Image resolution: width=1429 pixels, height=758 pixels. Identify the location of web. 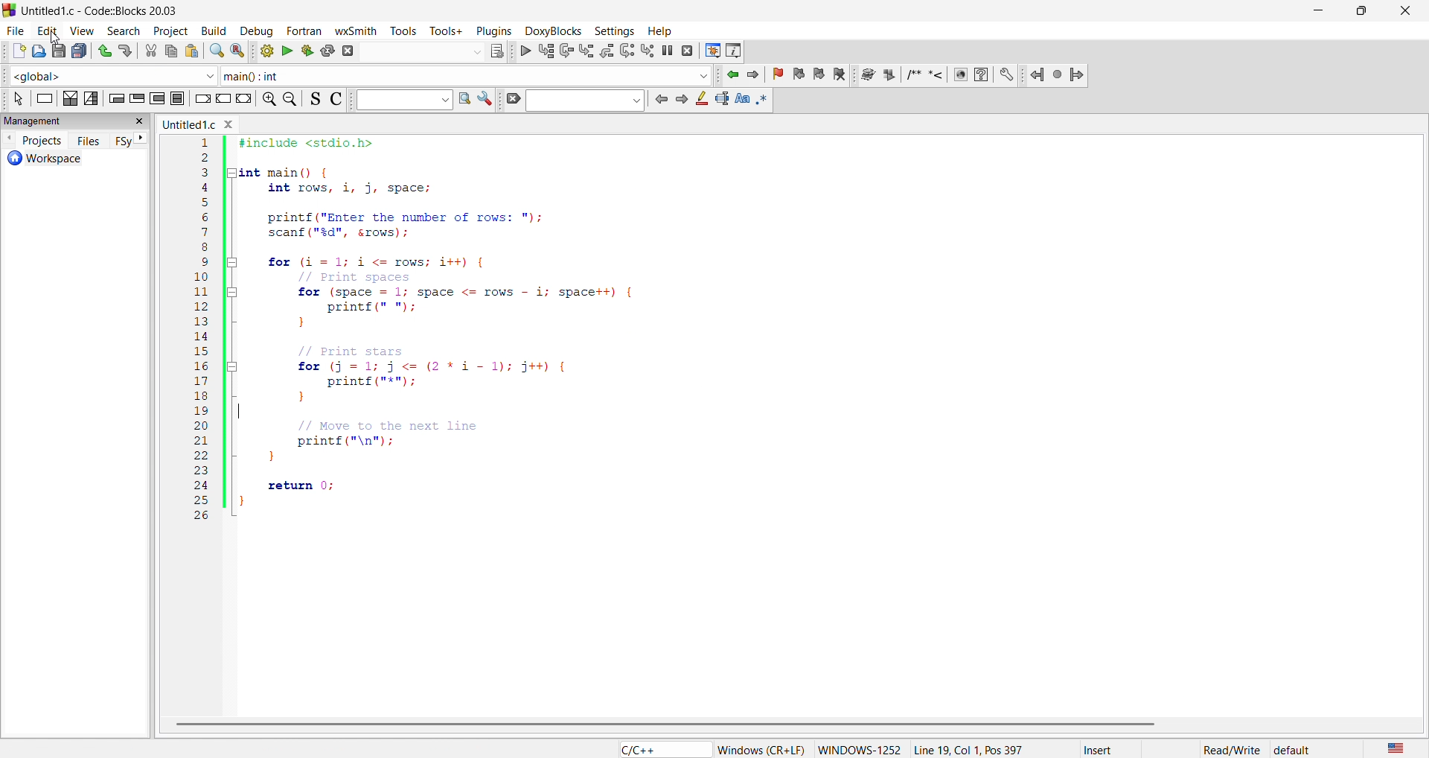
(962, 77).